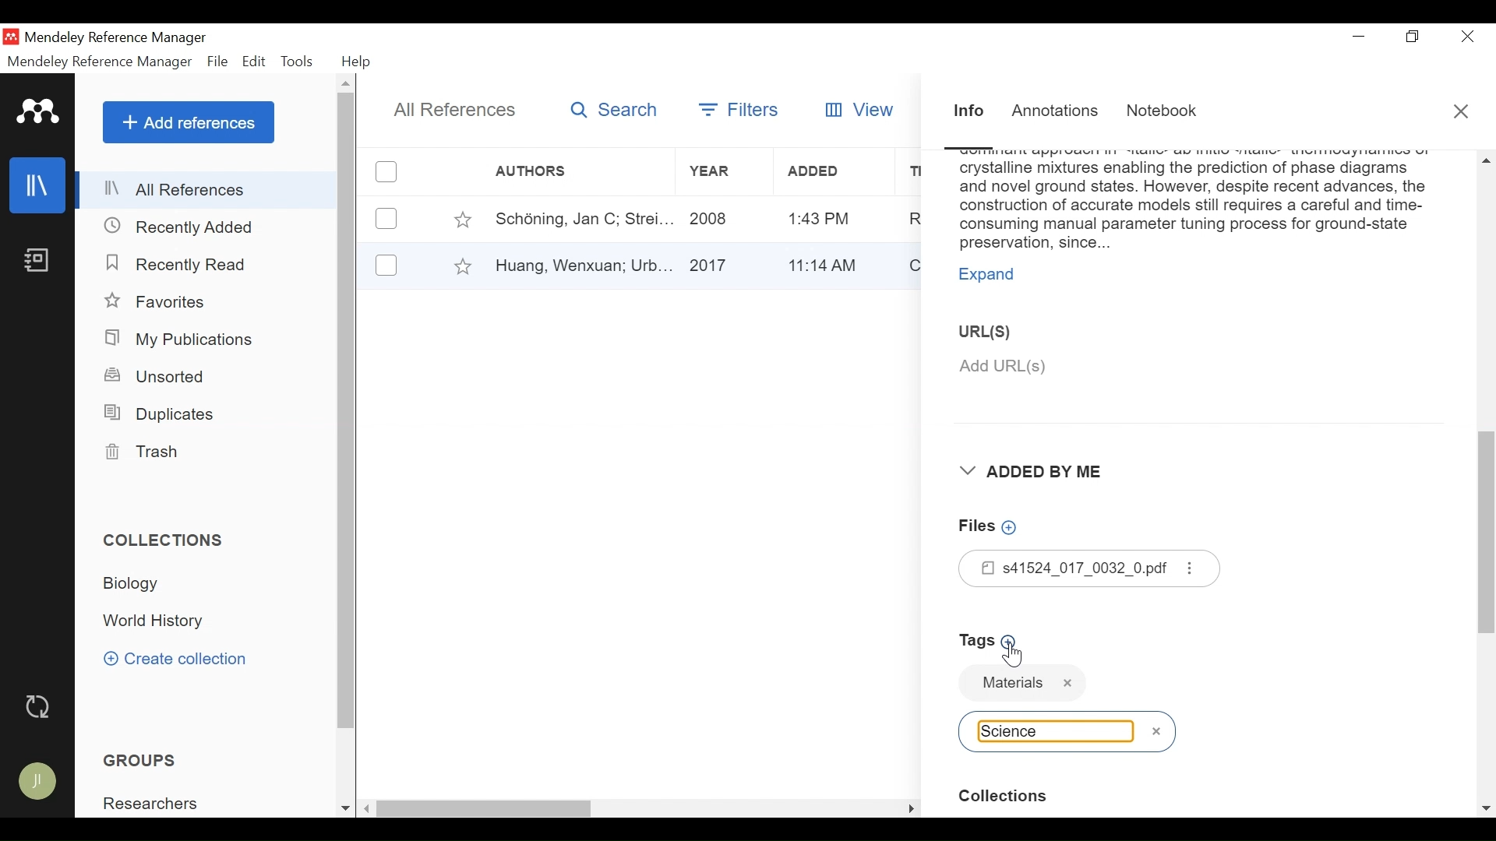  I want to click on Year, so click(722, 218).